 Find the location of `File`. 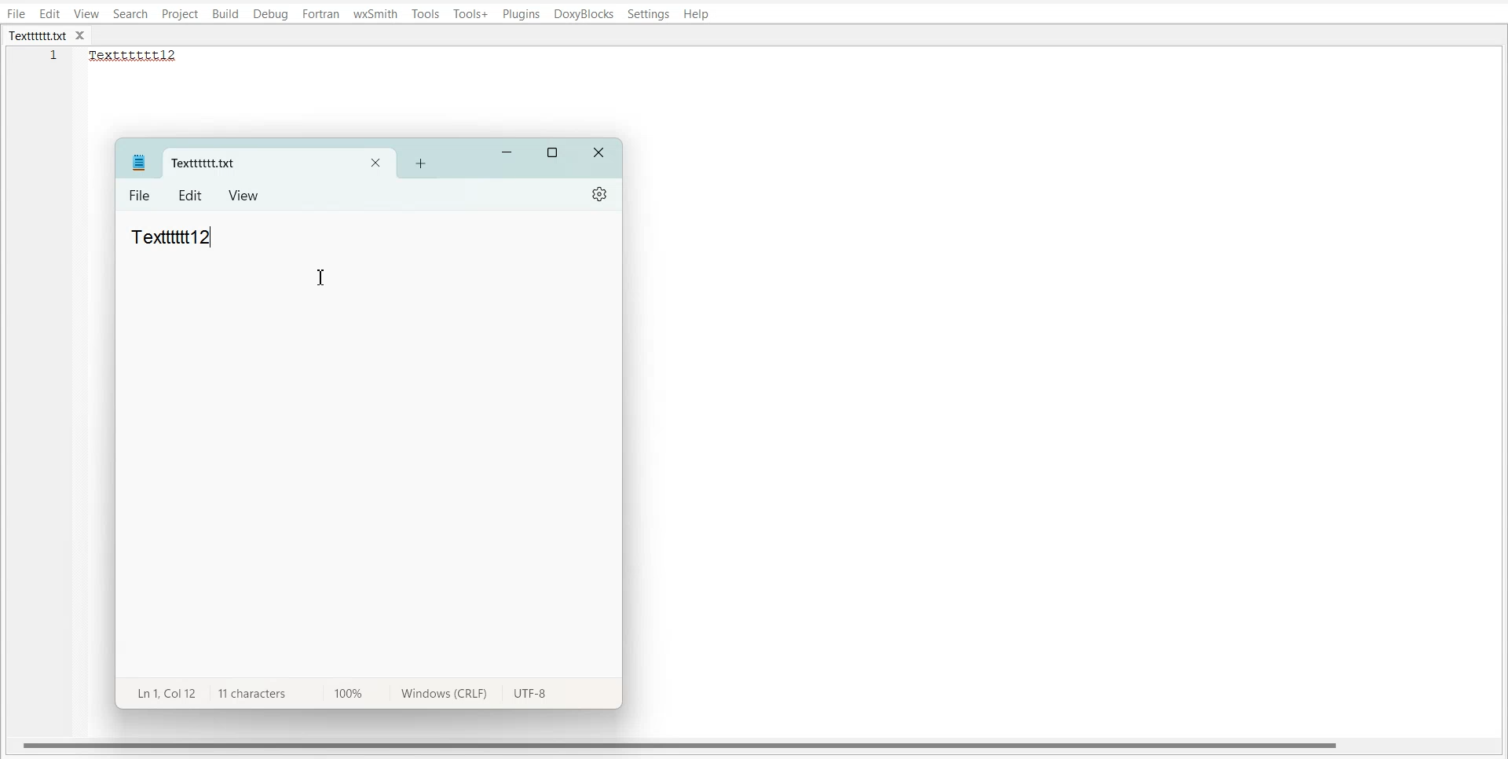

File is located at coordinates (141, 196).